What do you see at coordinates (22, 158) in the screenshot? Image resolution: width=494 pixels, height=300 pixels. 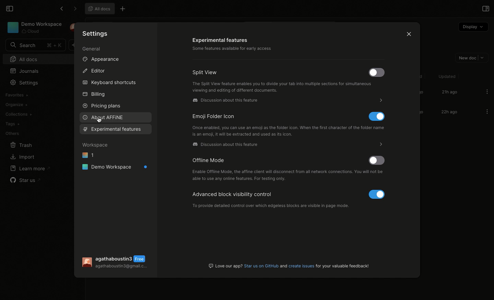 I see `Import` at bounding box center [22, 158].